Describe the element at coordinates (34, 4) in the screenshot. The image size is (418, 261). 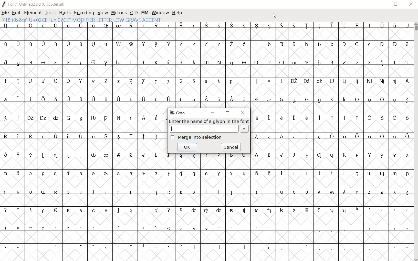
I see `Font* Untitled2.sfd (UnicodeFull)` at that location.